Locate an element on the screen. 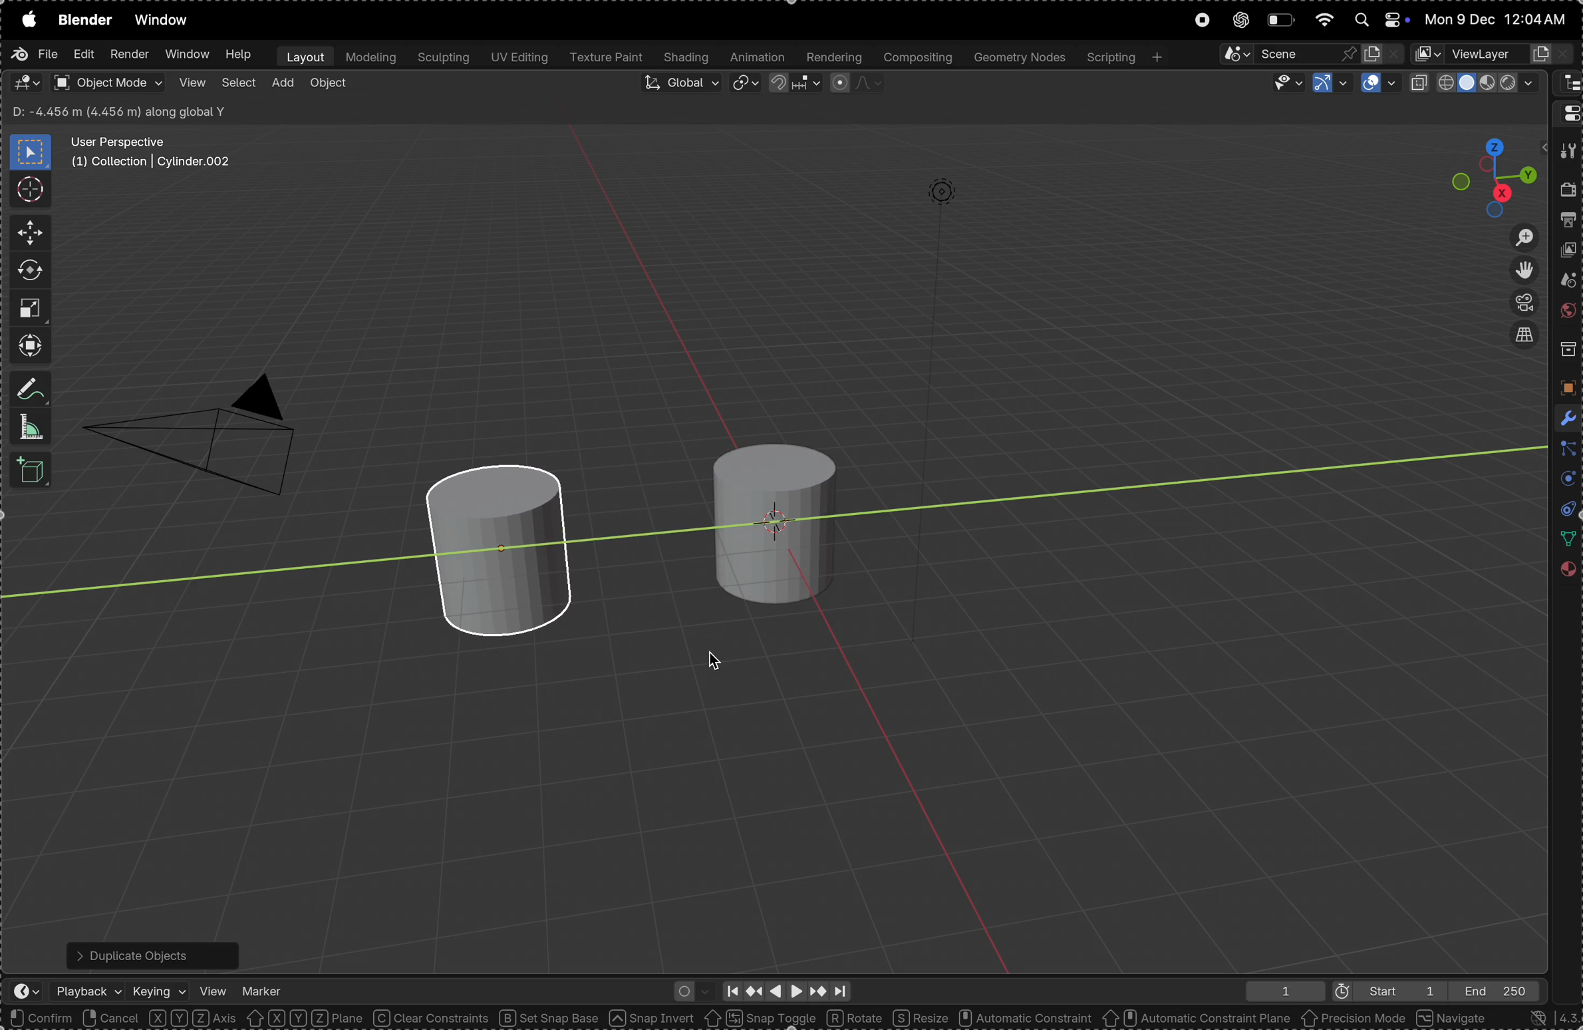 The width and height of the screenshot is (1583, 1030). worls is located at coordinates (1566, 313).